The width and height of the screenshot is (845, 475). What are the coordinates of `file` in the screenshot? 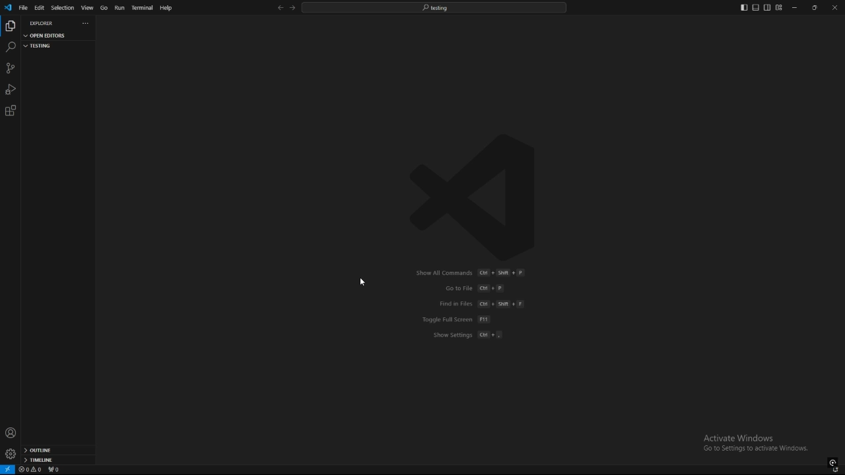 It's located at (23, 7).